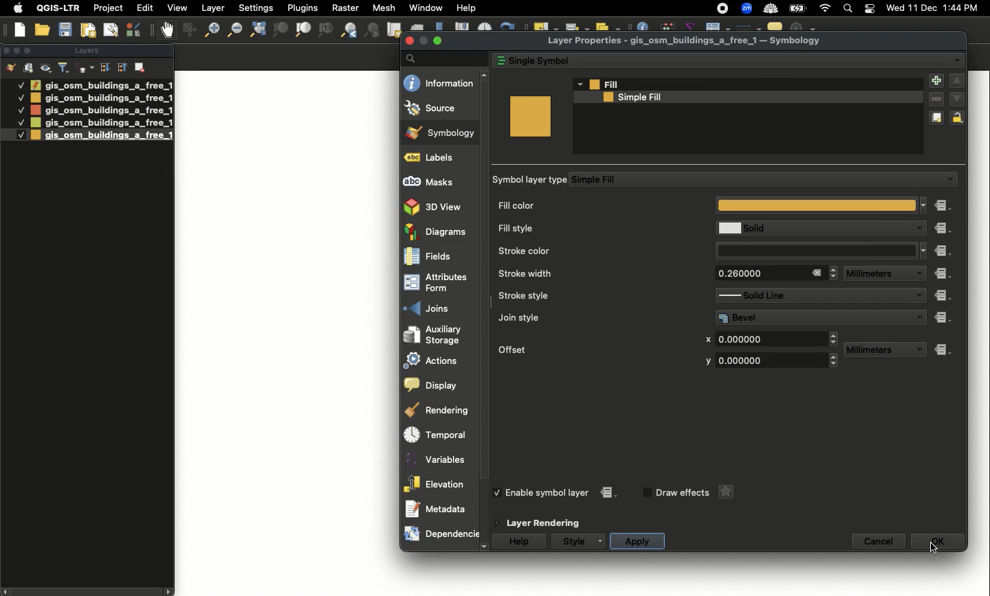  I want to click on Metadata, so click(436, 509).